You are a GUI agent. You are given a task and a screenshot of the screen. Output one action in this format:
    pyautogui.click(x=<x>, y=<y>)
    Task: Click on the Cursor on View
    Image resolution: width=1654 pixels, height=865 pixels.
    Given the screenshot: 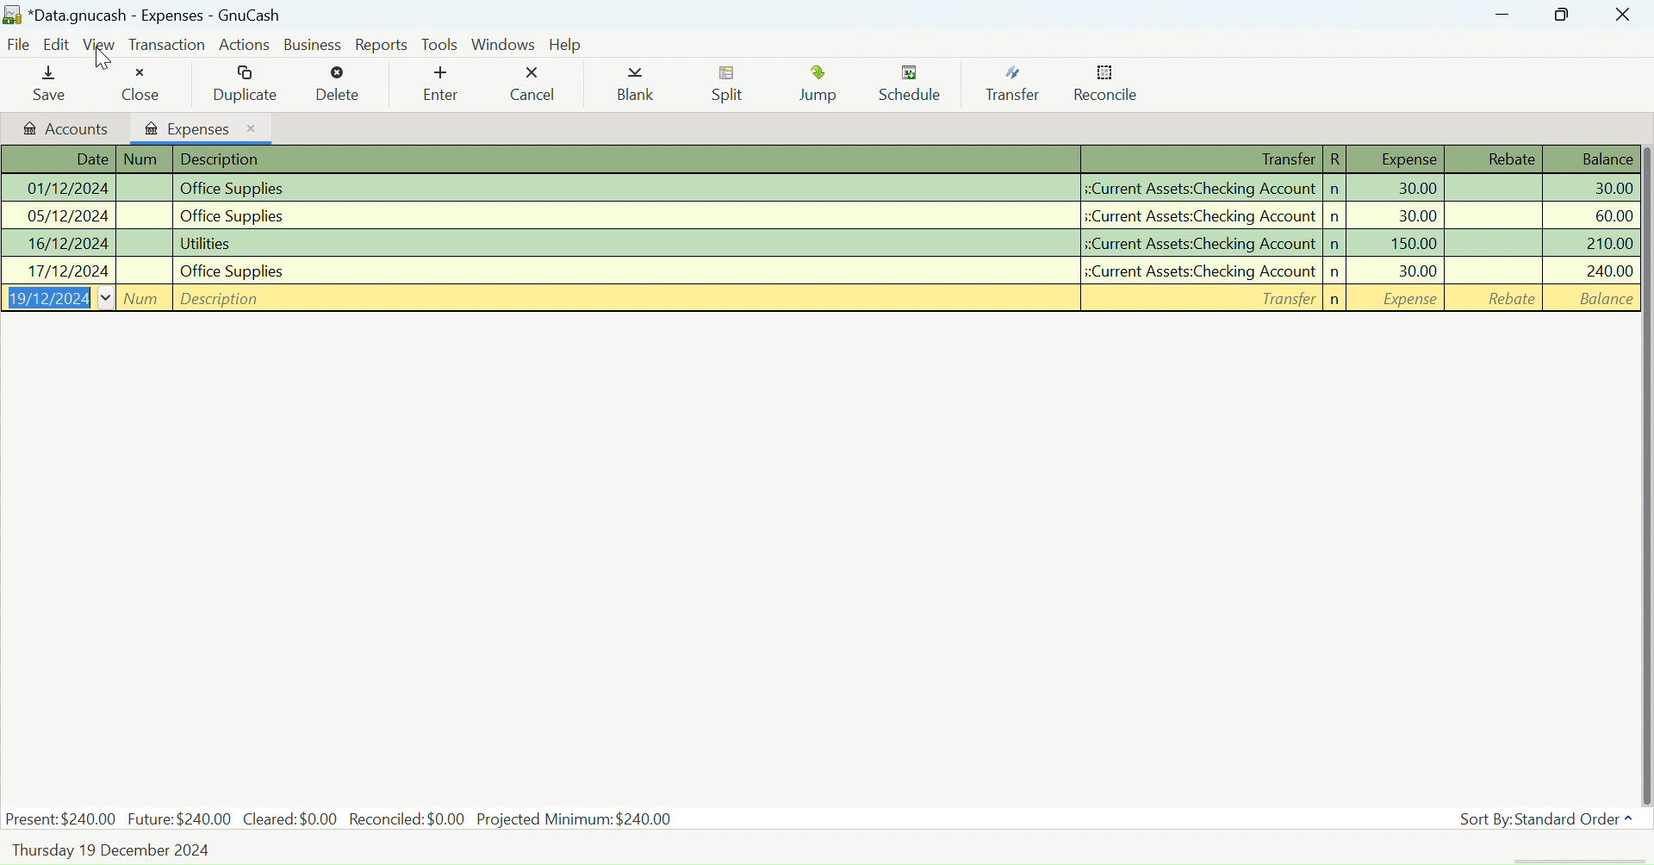 What is the action you would take?
    pyautogui.click(x=103, y=62)
    